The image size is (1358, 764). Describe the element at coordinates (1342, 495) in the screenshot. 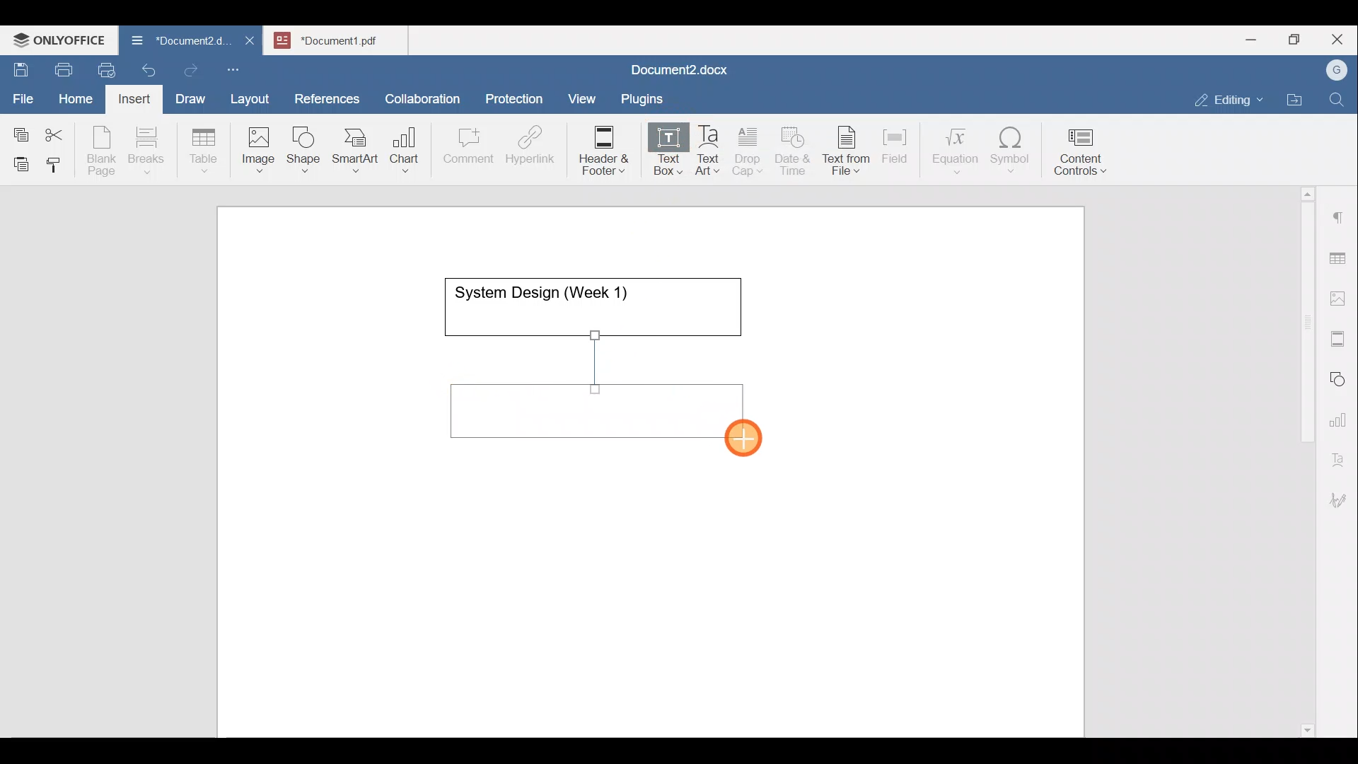

I see `Signature settings` at that location.